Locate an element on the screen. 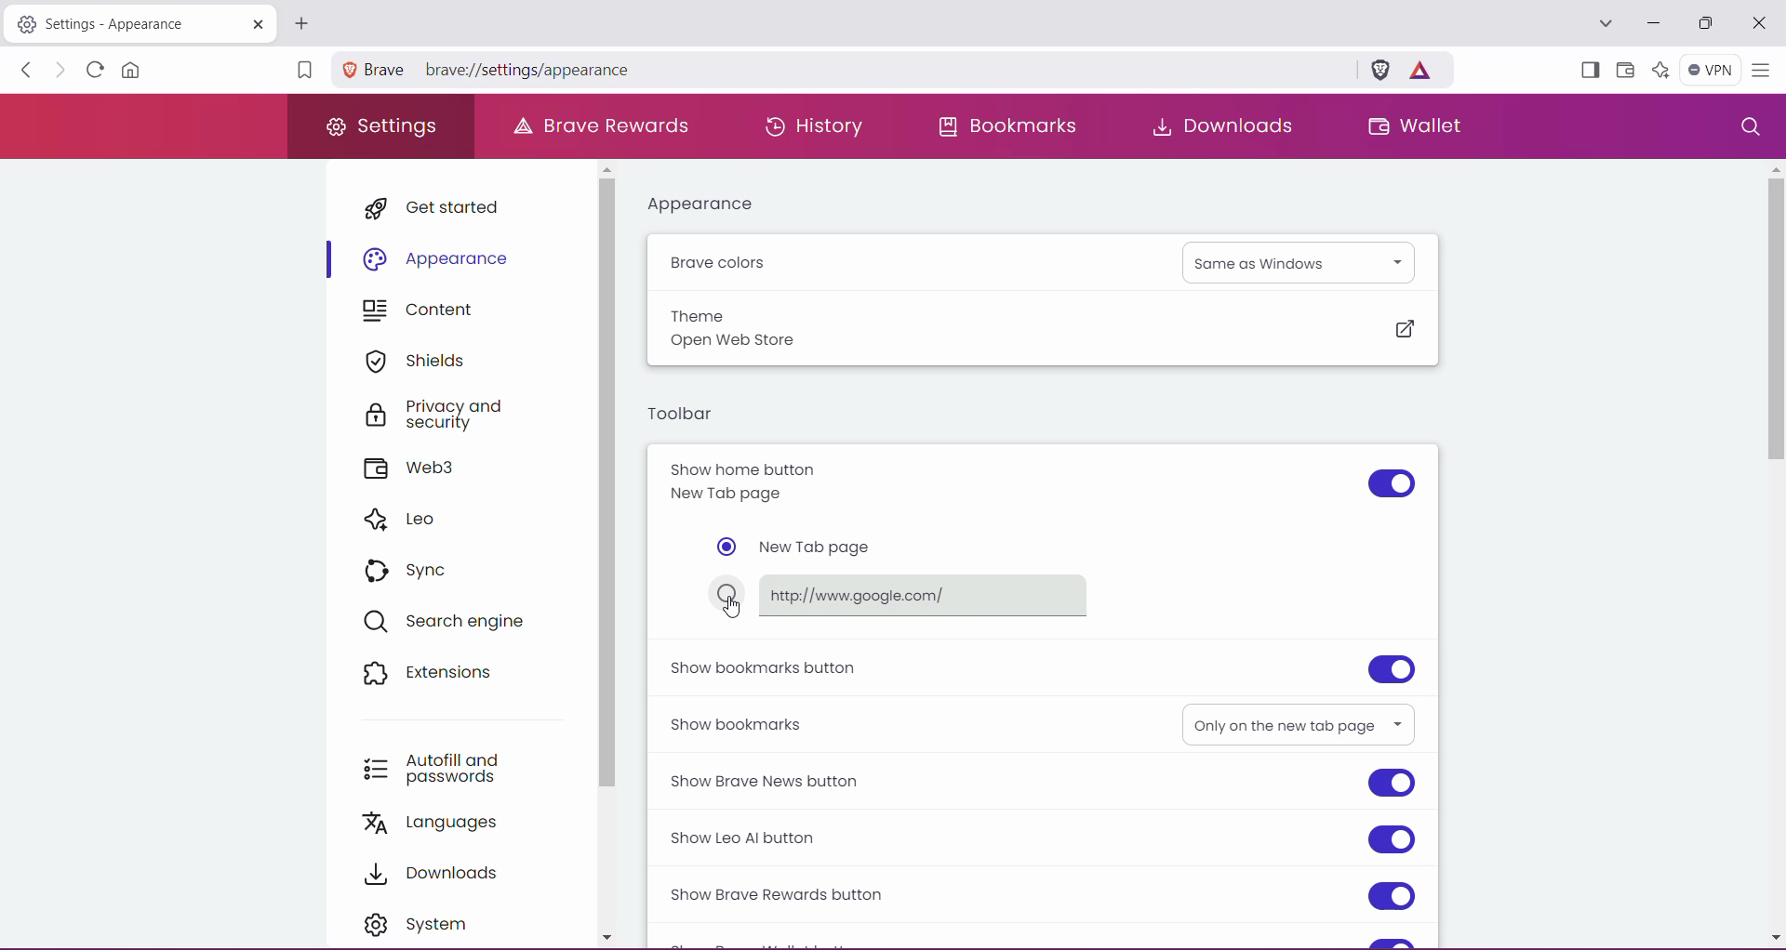  Show Sidebar is located at coordinates (1588, 72).